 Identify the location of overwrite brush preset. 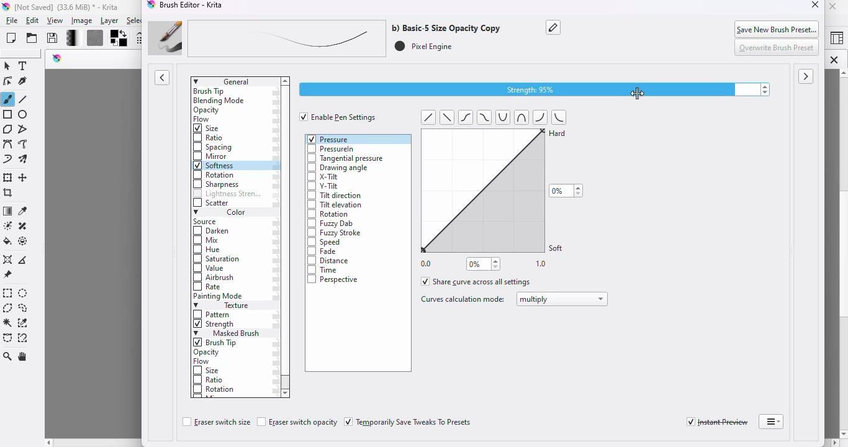
(778, 48).